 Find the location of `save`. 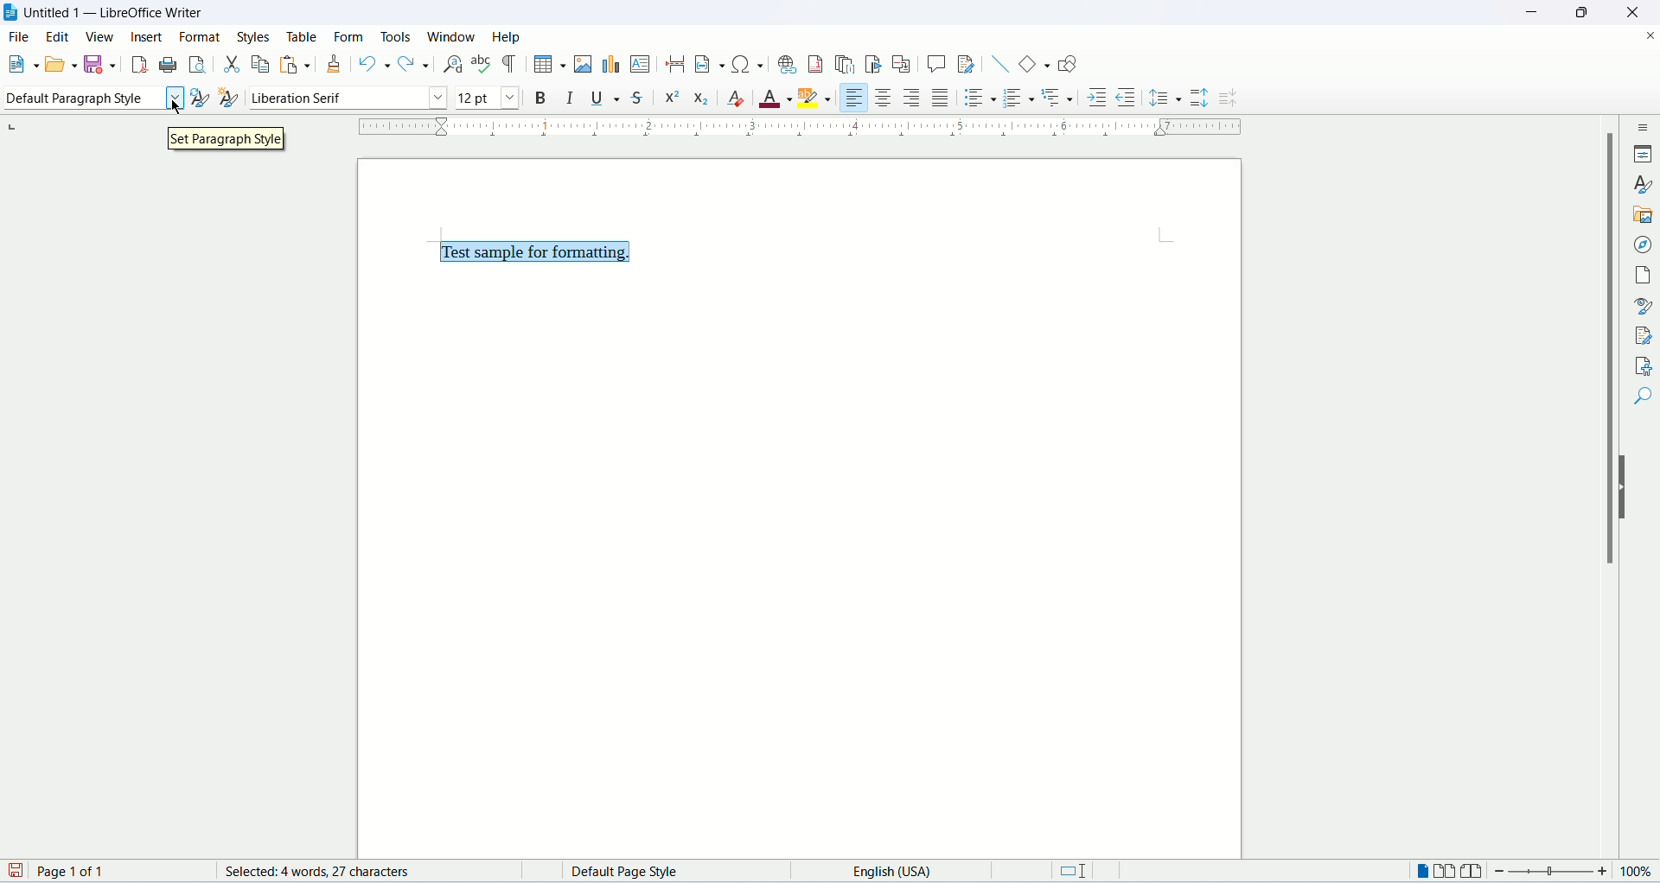

save is located at coordinates (101, 65).